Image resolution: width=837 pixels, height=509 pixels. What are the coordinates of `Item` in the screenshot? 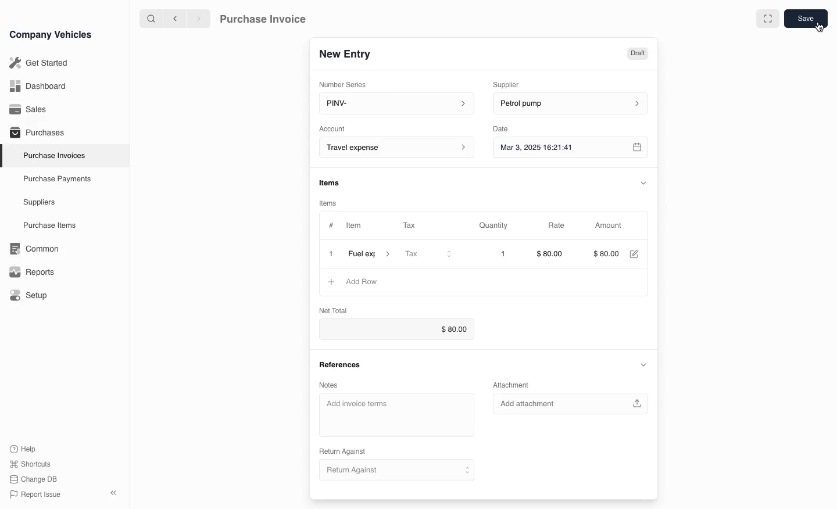 It's located at (353, 227).